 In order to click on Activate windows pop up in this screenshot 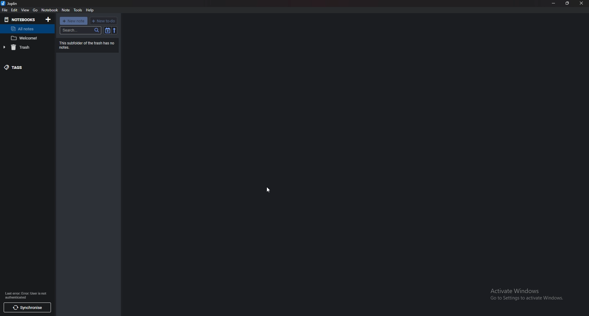, I will do `click(530, 294)`.